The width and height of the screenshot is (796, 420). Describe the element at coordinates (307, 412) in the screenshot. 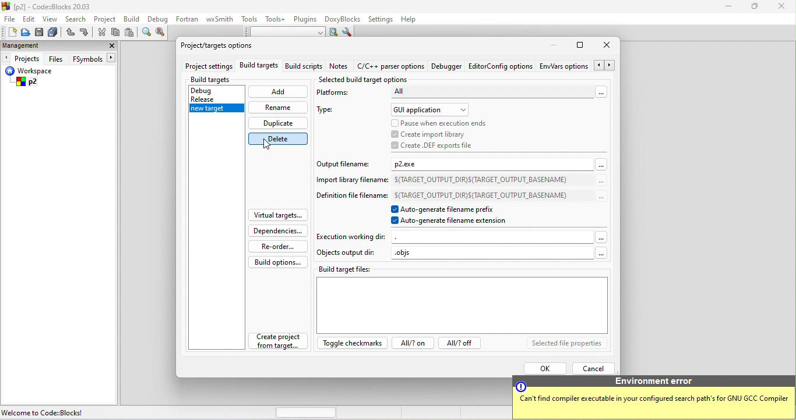

I see `horizontal scroll bar` at that location.